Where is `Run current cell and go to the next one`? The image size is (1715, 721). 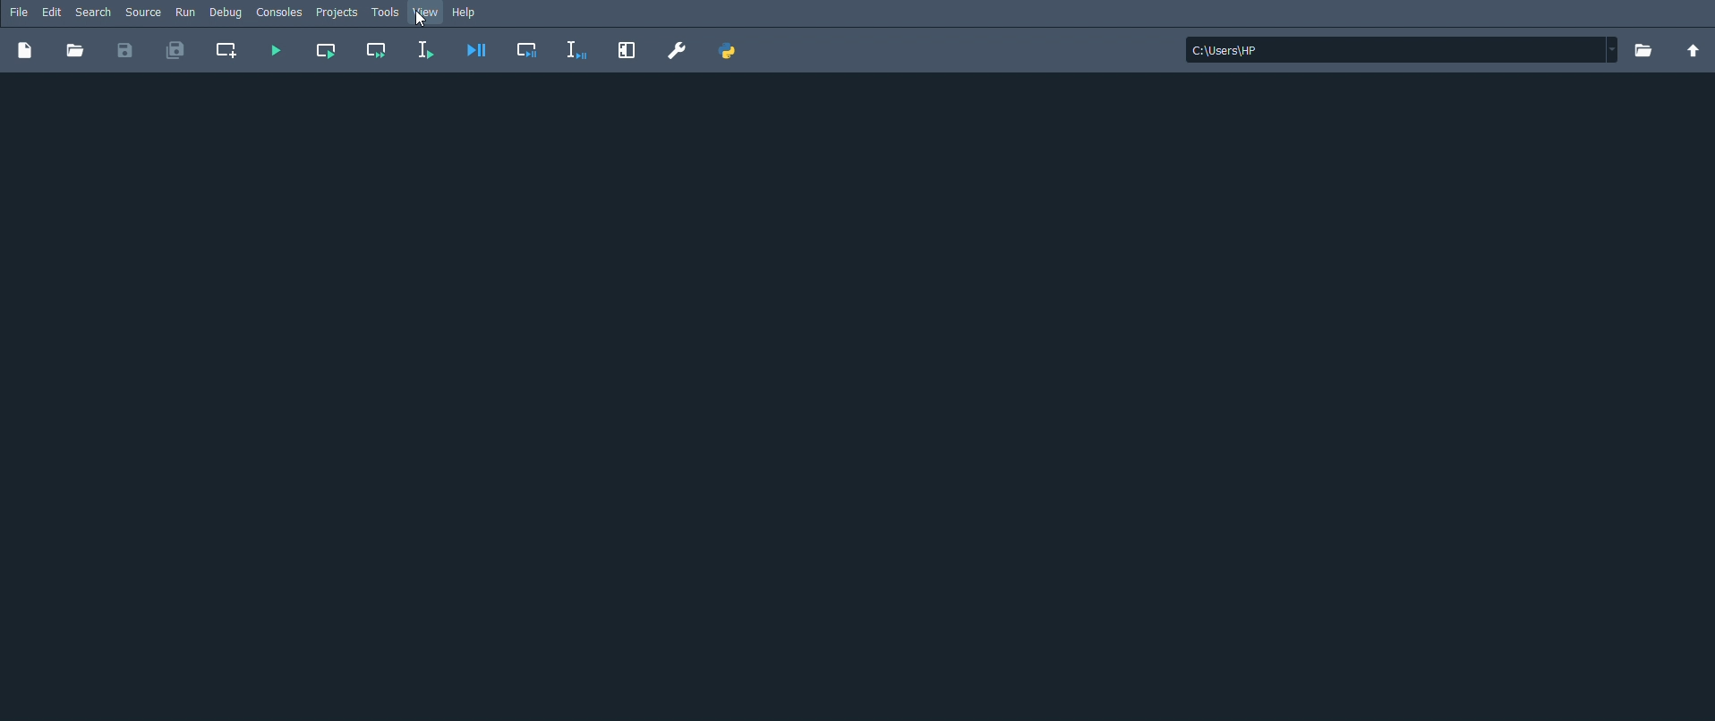 Run current cell and go to the next one is located at coordinates (378, 52).